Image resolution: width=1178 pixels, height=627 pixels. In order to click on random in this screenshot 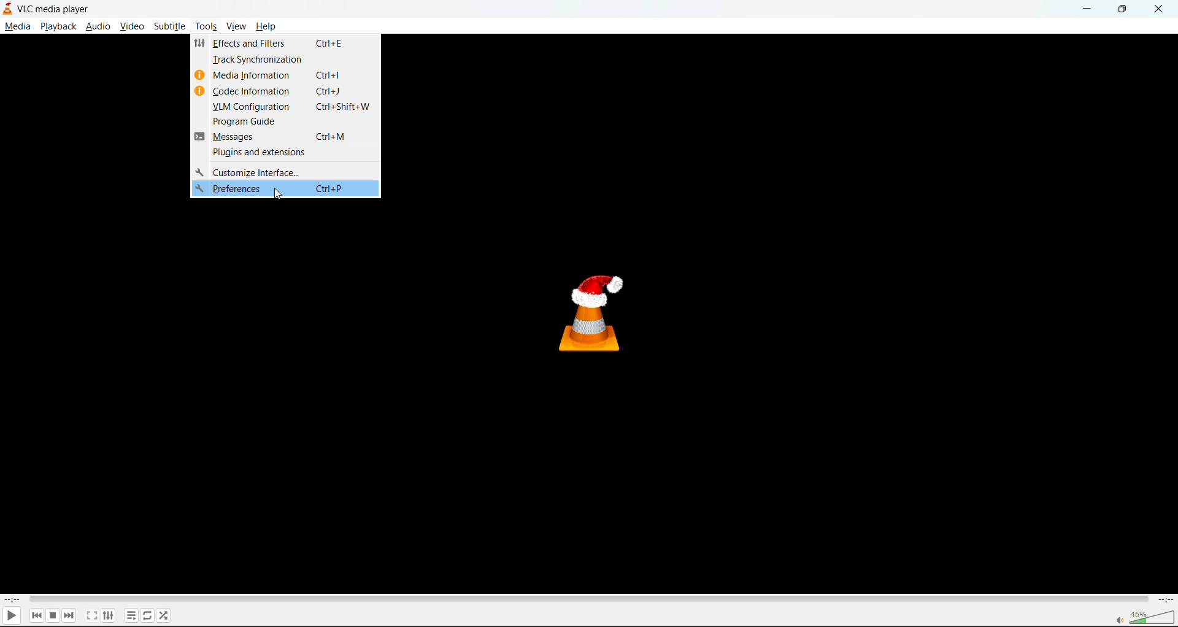, I will do `click(165, 617)`.